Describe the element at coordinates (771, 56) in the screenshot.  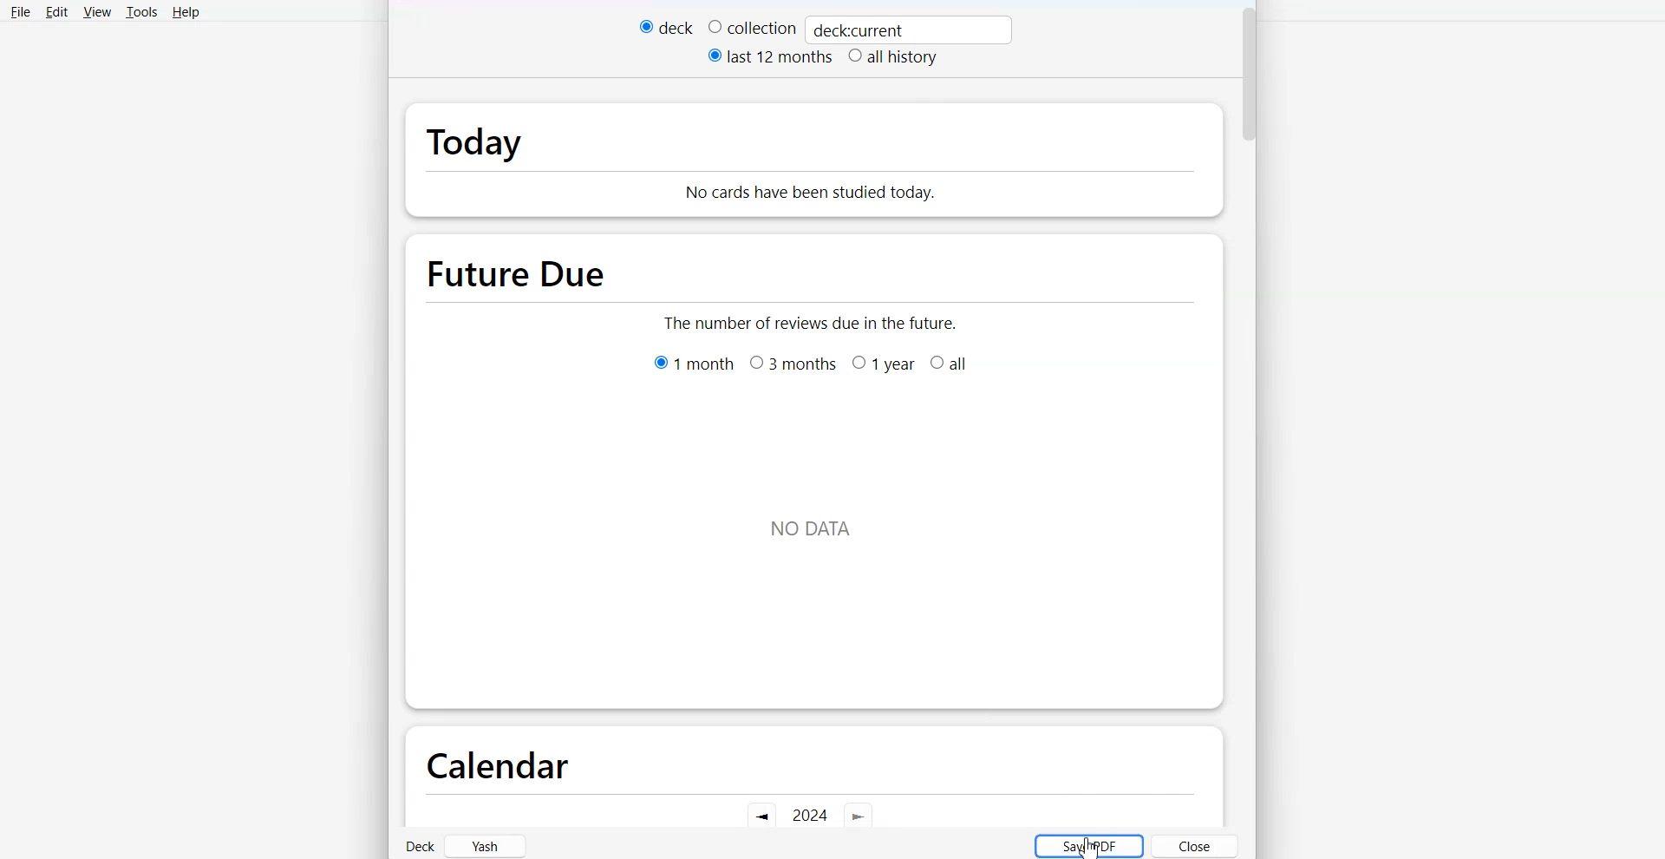
I see `last 12 months` at that location.